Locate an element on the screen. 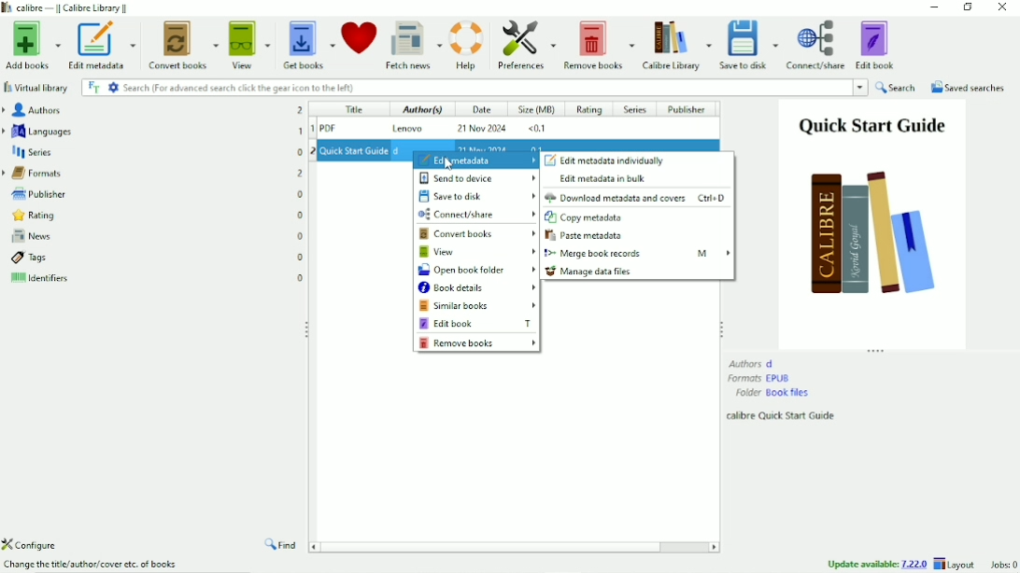 The image size is (1020, 573). calibre Quick Start Guide is located at coordinates (783, 416).